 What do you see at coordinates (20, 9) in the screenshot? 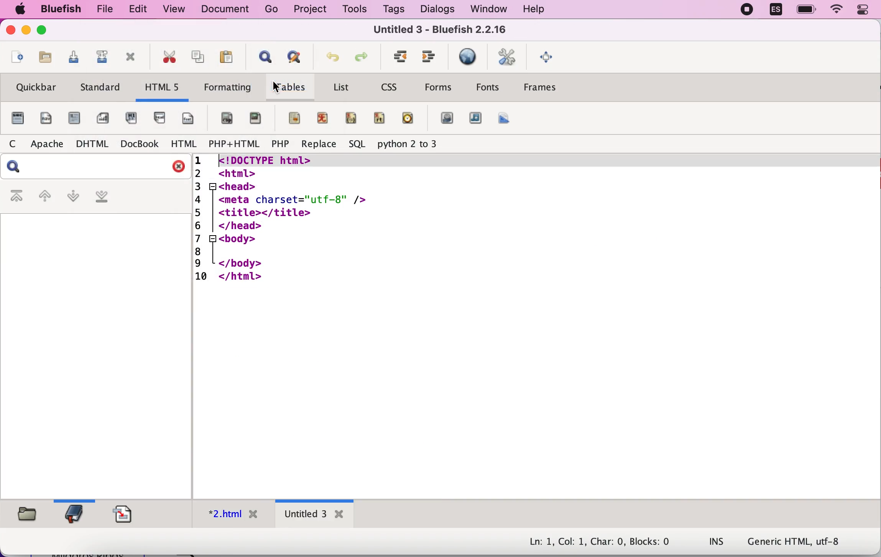
I see `Apple menu` at bounding box center [20, 9].